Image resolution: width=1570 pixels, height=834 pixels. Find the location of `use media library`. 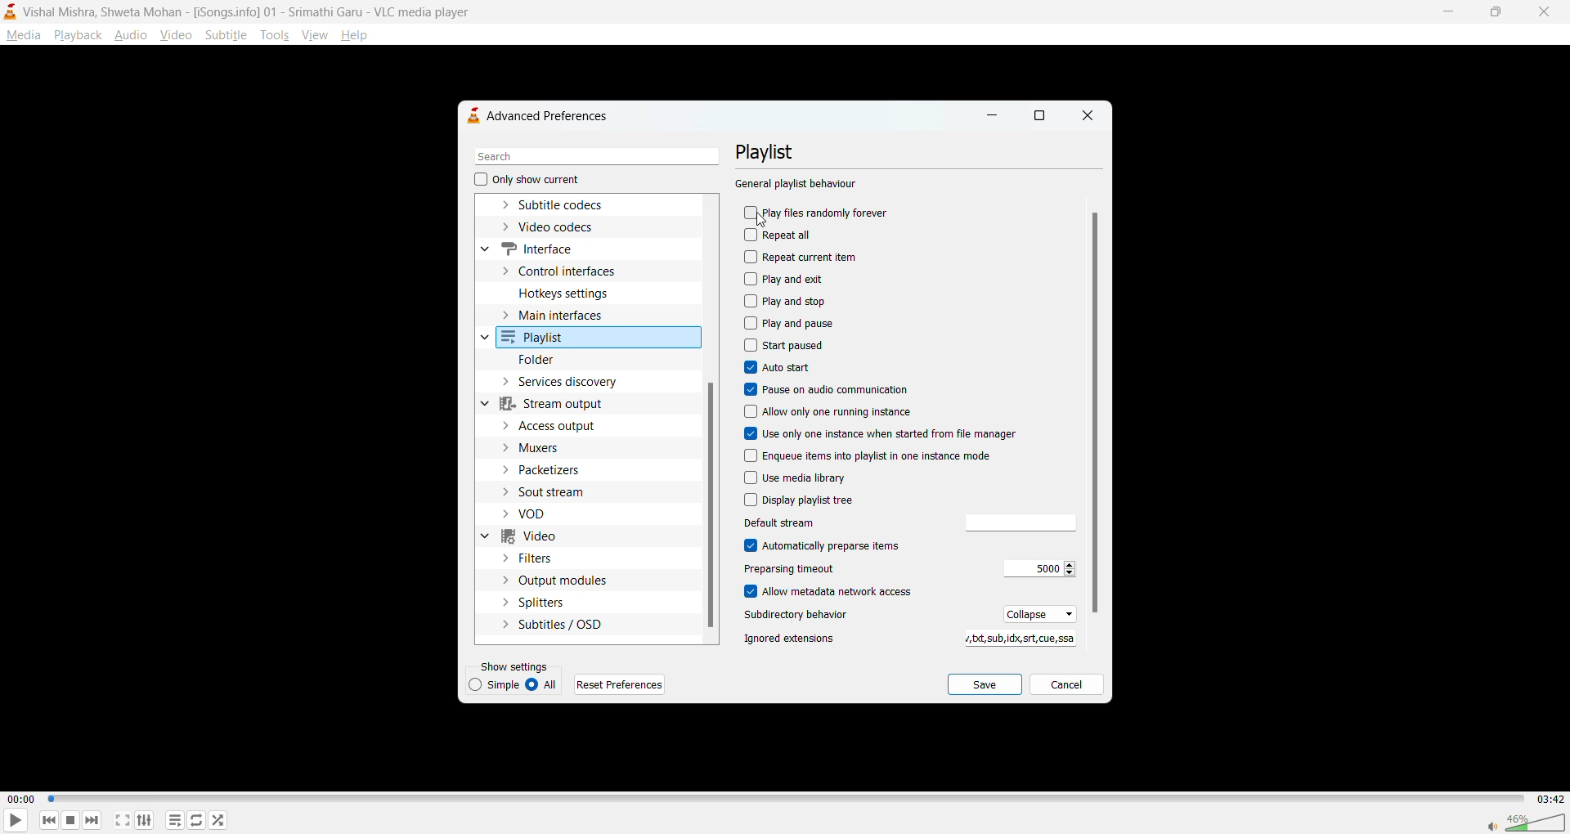

use media library is located at coordinates (796, 478).